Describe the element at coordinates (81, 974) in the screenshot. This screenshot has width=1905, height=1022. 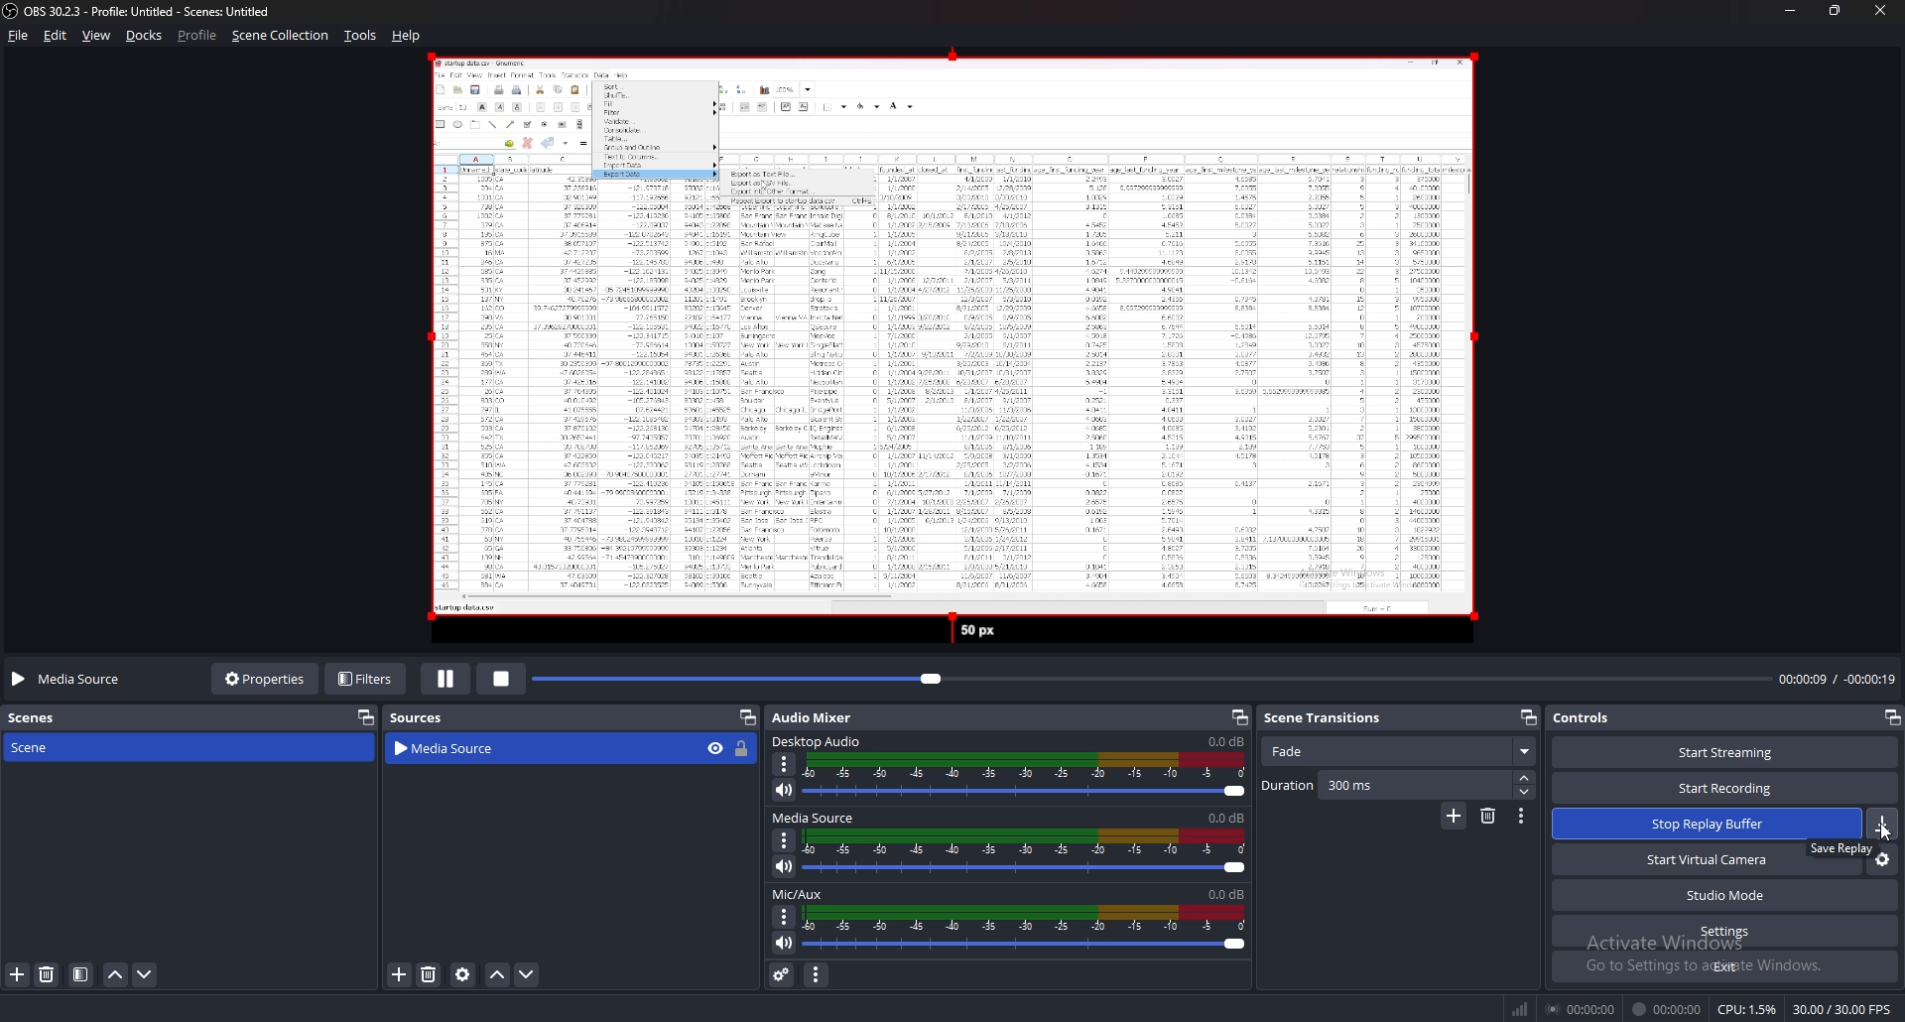
I see `filter` at that location.